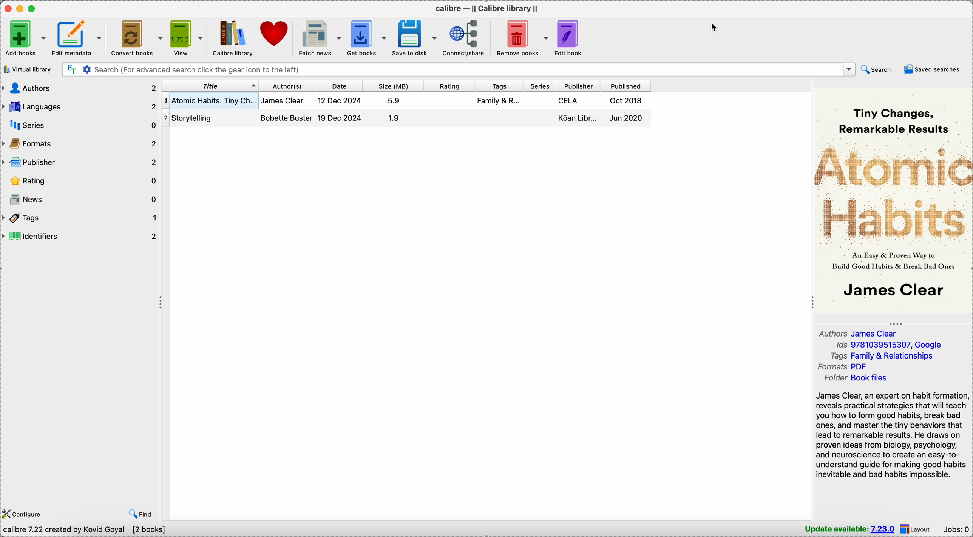 The width and height of the screenshot is (973, 537). What do you see at coordinates (367, 37) in the screenshot?
I see `get books` at bounding box center [367, 37].